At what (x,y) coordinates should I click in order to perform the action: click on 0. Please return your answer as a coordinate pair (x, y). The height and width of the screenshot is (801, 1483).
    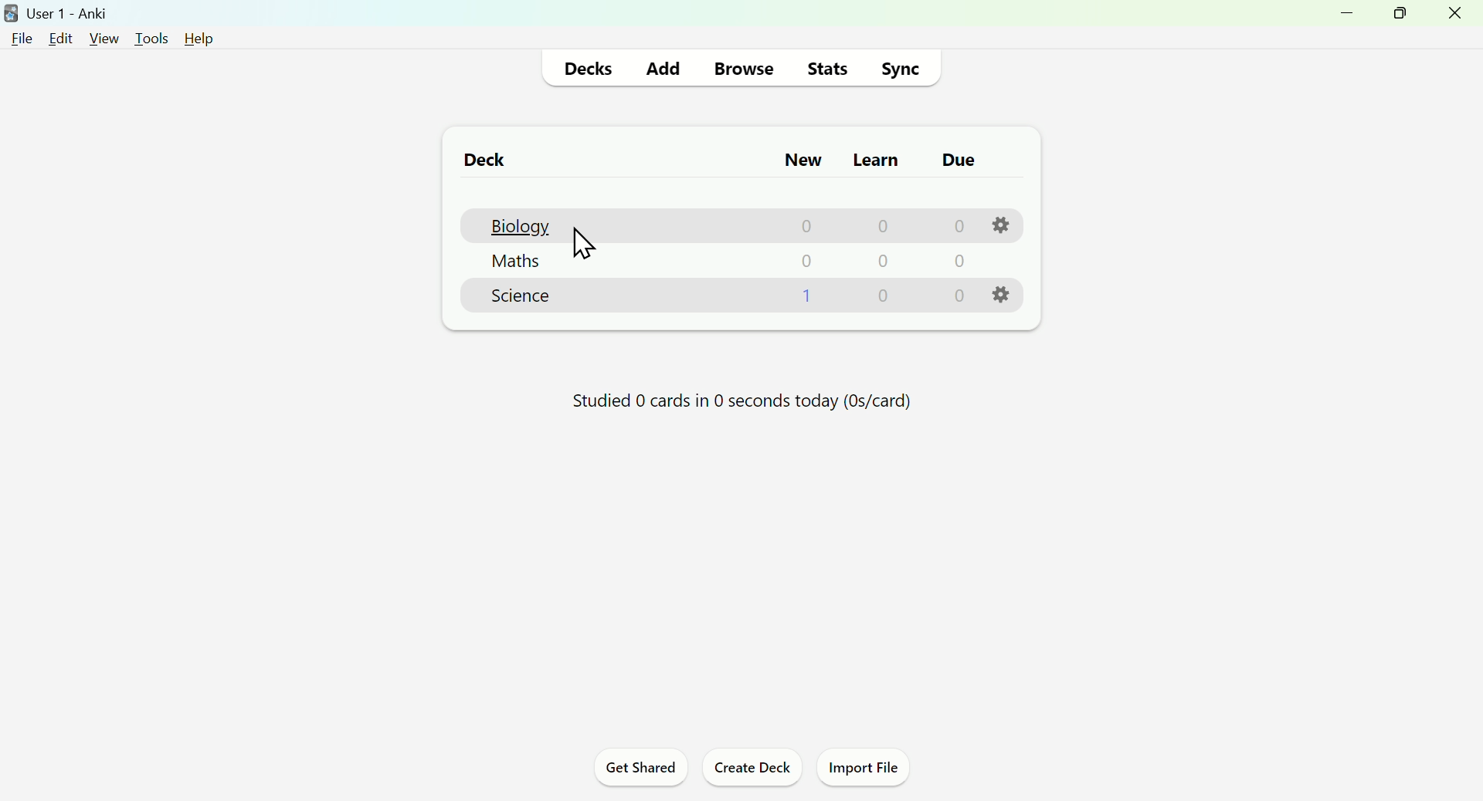
    Looking at the image, I should click on (805, 263).